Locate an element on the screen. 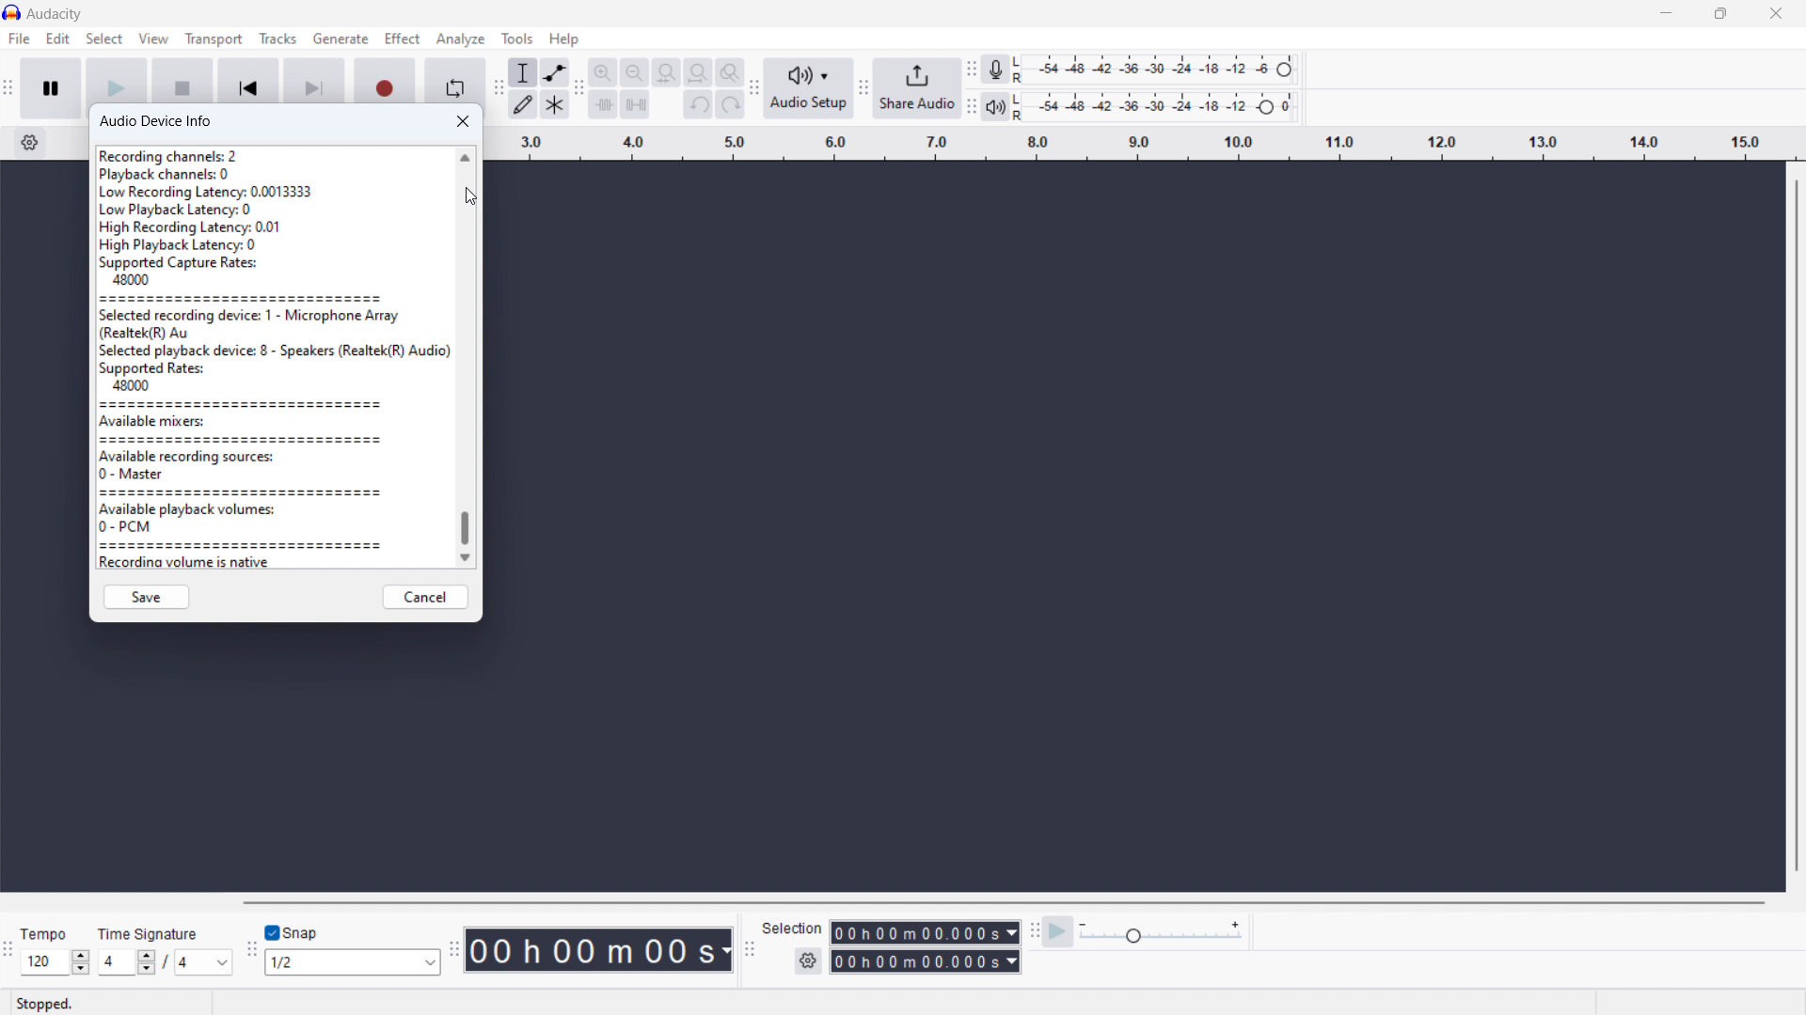  settings is located at coordinates (808, 960).